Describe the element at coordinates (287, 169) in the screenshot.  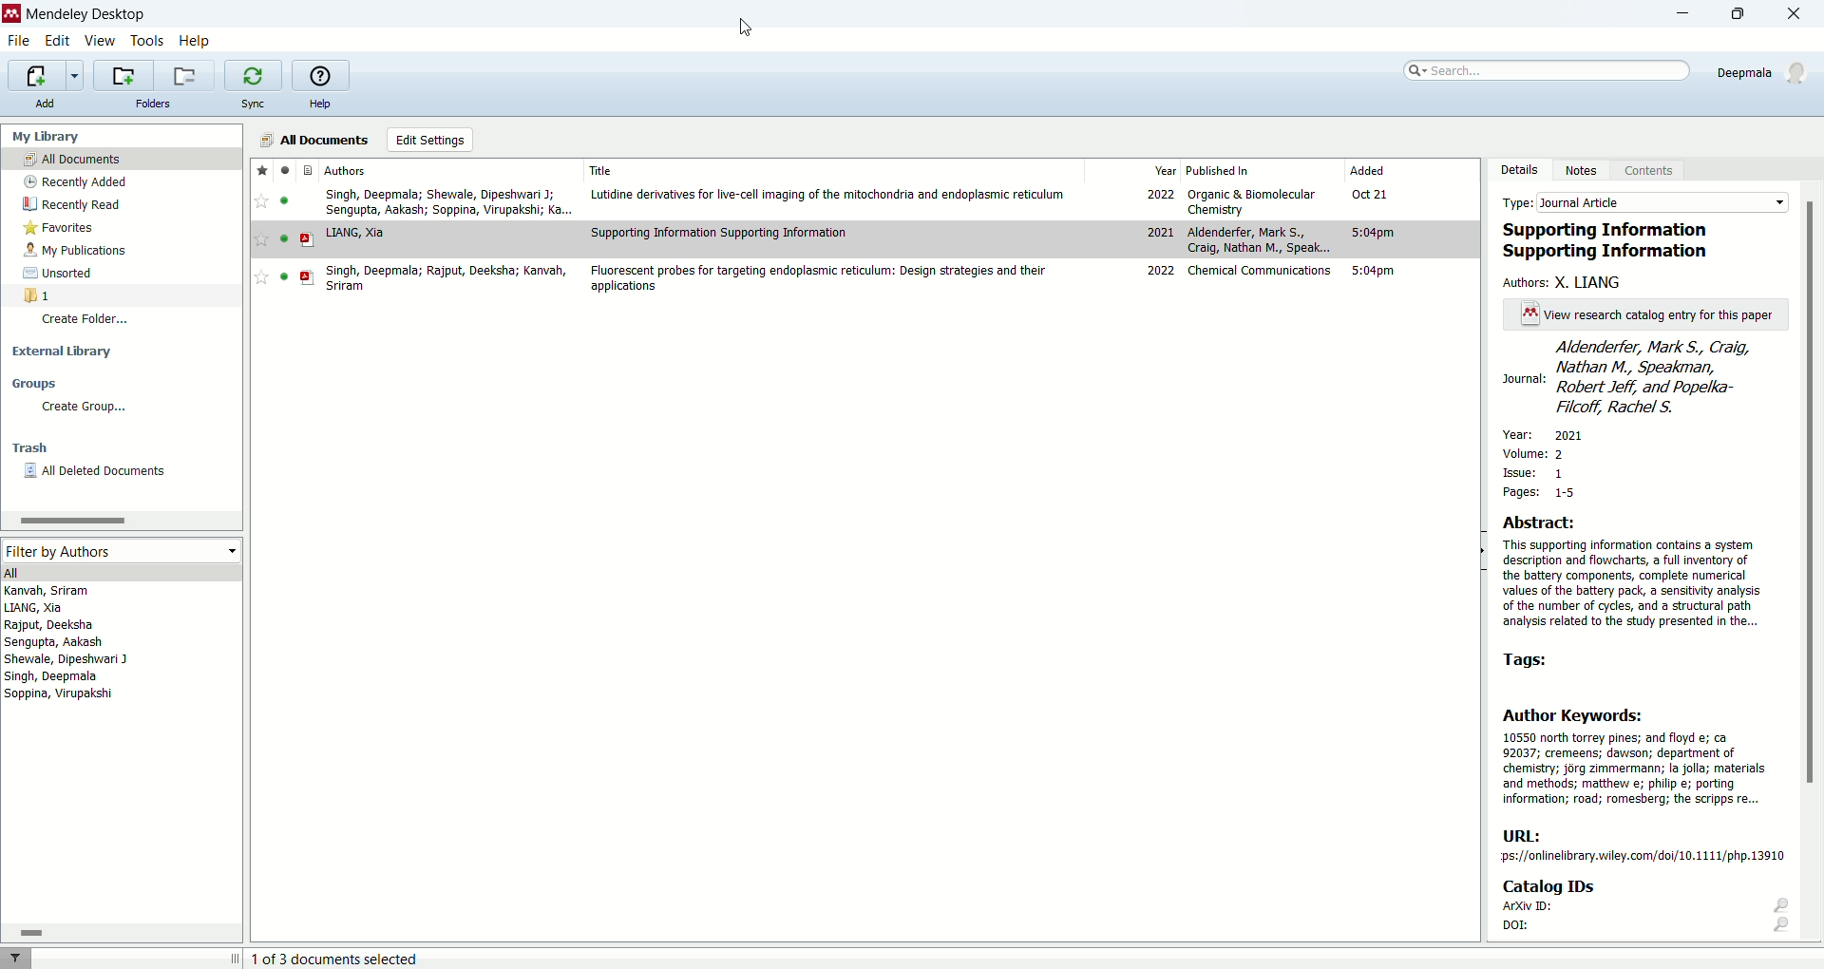
I see `read/unread` at that location.